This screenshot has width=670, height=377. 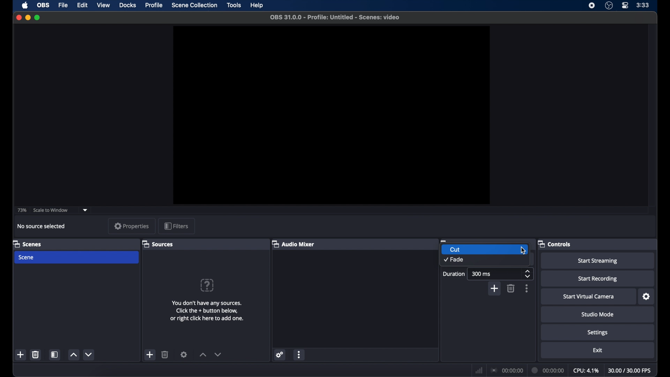 What do you see at coordinates (647, 297) in the screenshot?
I see `settings` at bounding box center [647, 297].